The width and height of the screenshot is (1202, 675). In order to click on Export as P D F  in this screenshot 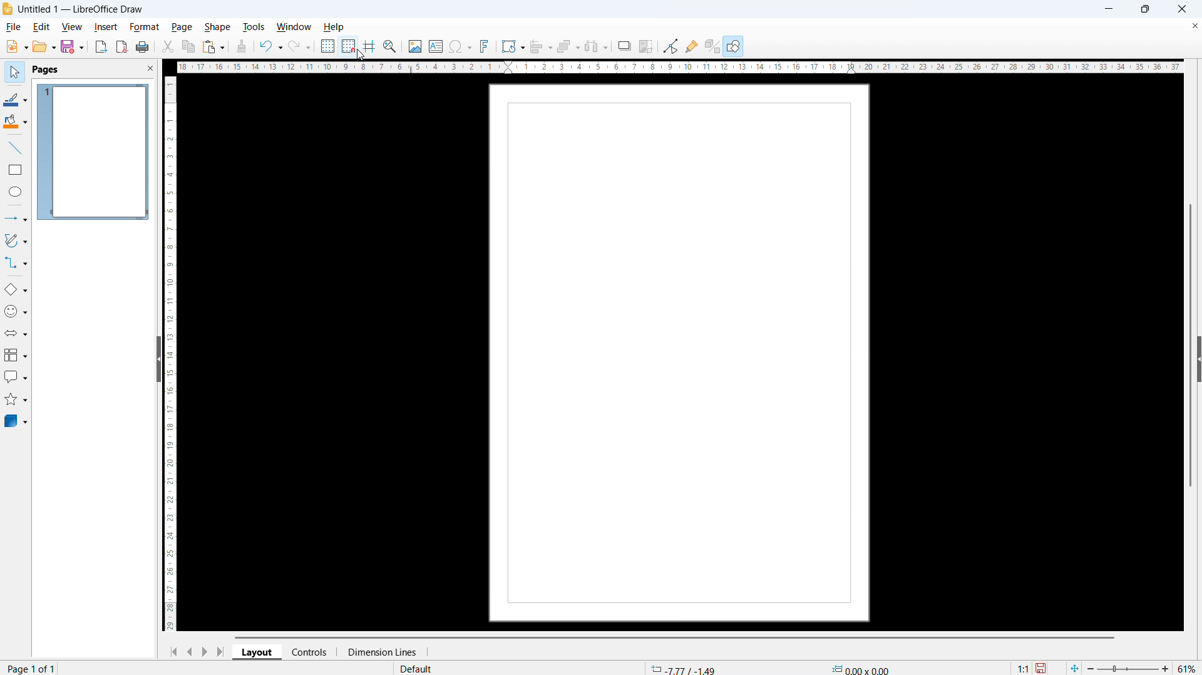, I will do `click(121, 47)`.